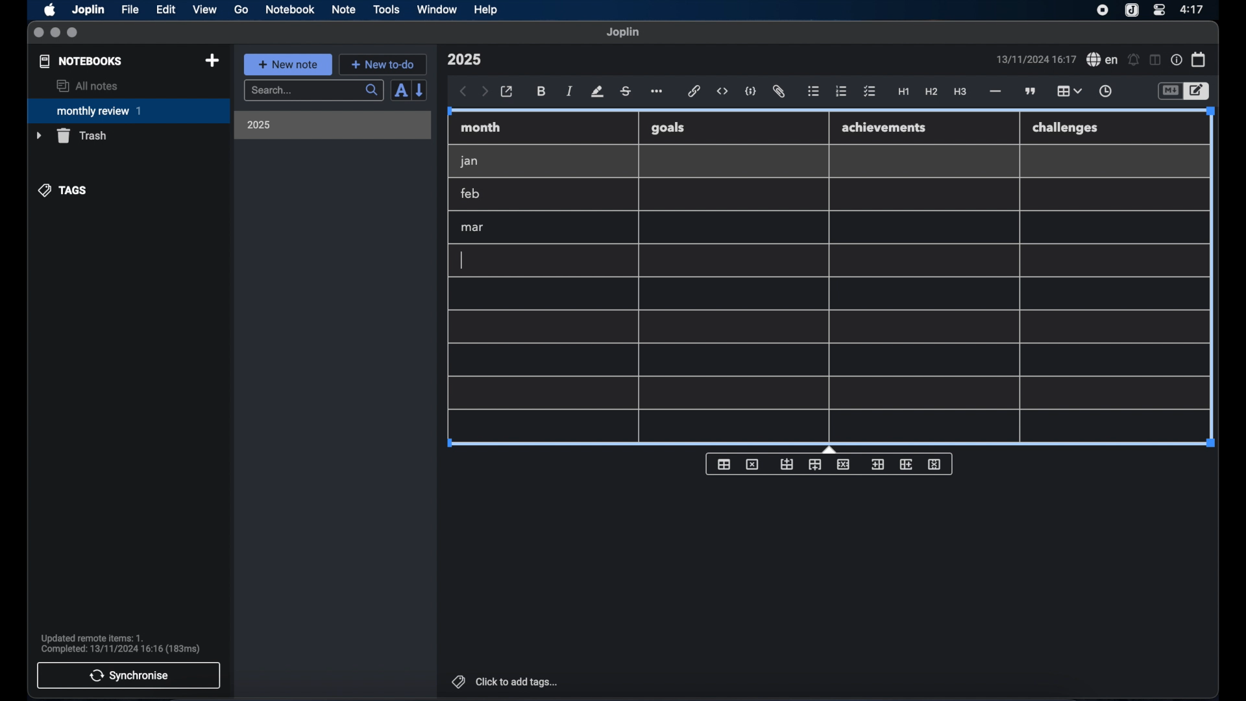 The width and height of the screenshot is (1246, 701). Describe the element at coordinates (49, 10) in the screenshot. I see `apple icon` at that location.